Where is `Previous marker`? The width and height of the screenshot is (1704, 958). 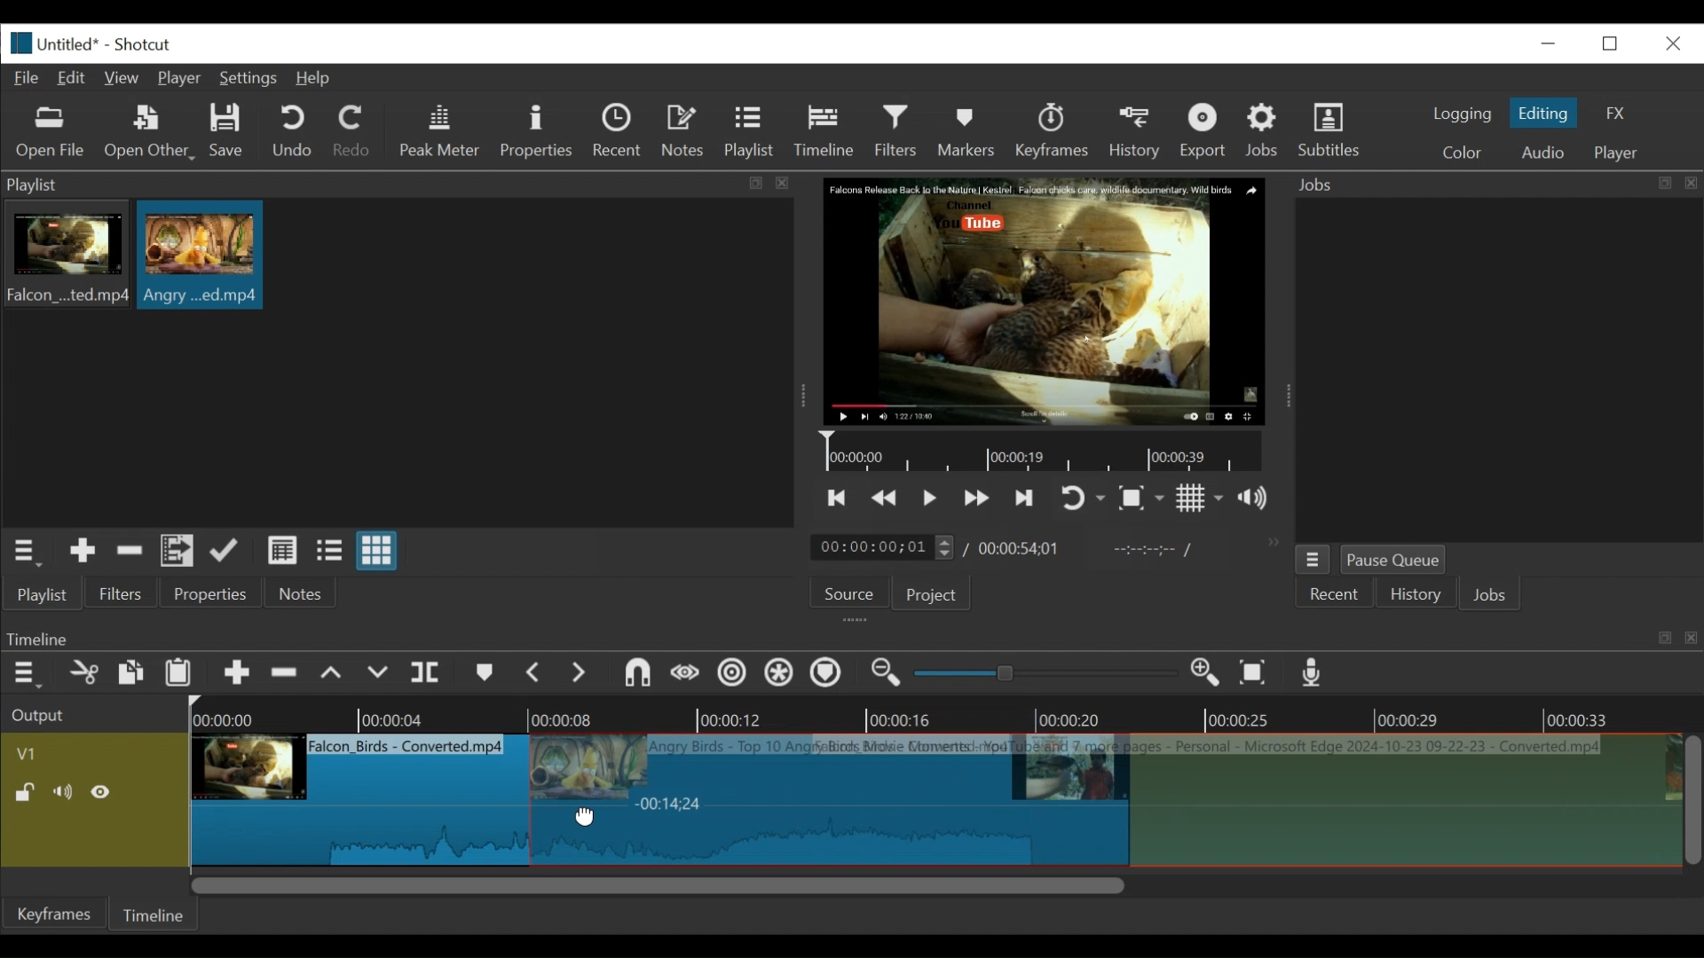 Previous marker is located at coordinates (535, 676).